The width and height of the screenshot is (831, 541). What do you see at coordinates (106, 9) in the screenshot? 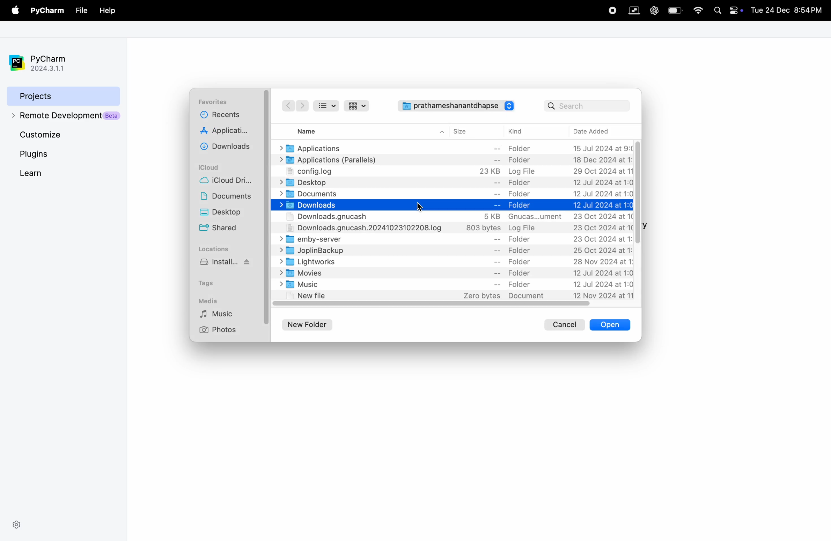
I see `help` at bounding box center [106, 9].